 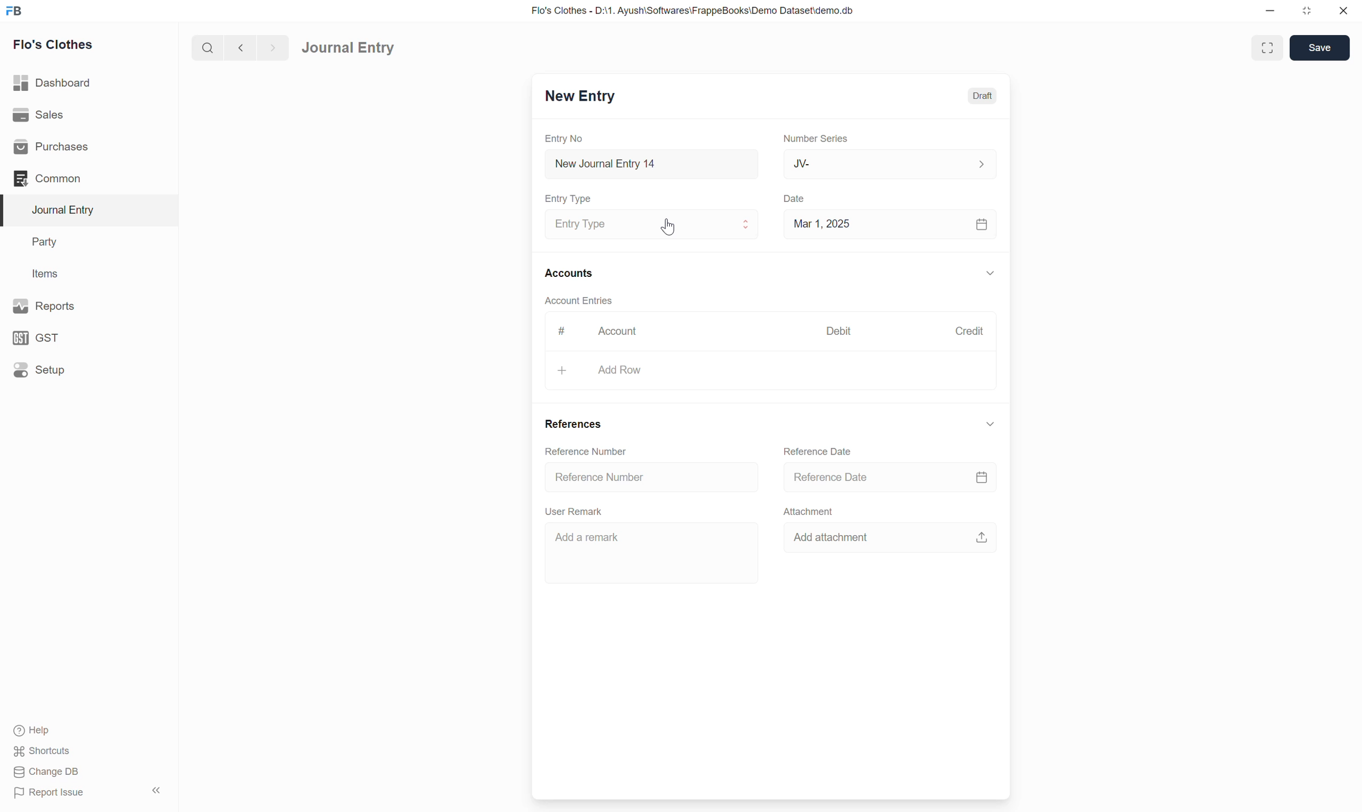 I want to click on Journal Entry, so click(x=652, y=223).